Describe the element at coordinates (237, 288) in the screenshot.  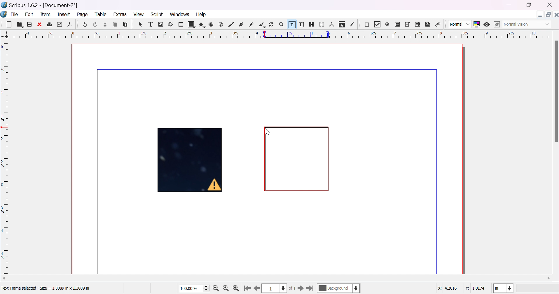
I see `zoom out` at that location.